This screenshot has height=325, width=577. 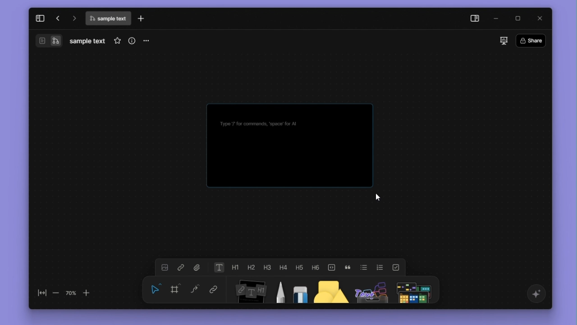 What do you see at coordinates (416, 290) in the screenshot?
I see `more shapes` at bounding box center [416, 290].